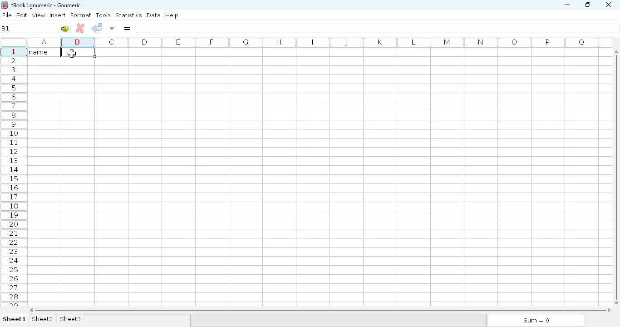 The height and width of the screenshot is (327, 620). Describe the element at coordinates (7, 28) in the screenshot. I see `B1` at that location.